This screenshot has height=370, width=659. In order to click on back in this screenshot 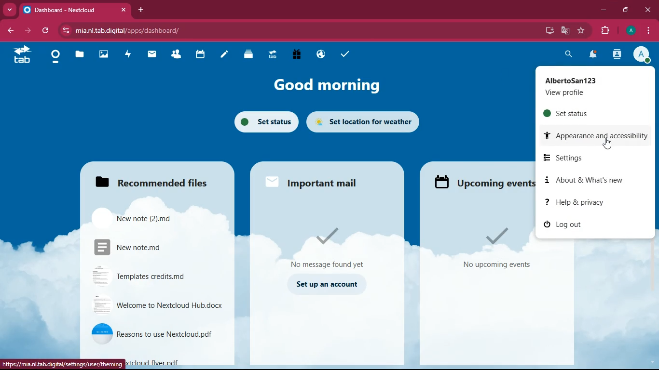, I will do `click(11, 31)`.